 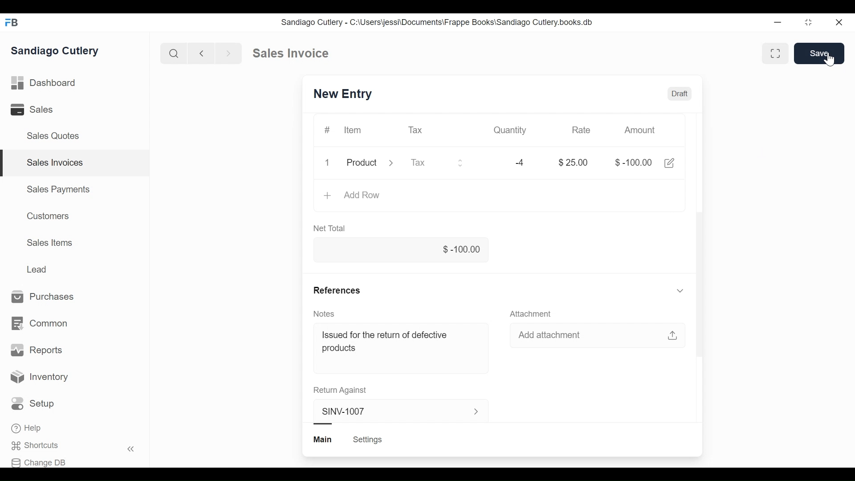 What do you see at coordinates (34, 445) in the screenshot?
I see `Shortcuts` at bounding box center [34, 445].